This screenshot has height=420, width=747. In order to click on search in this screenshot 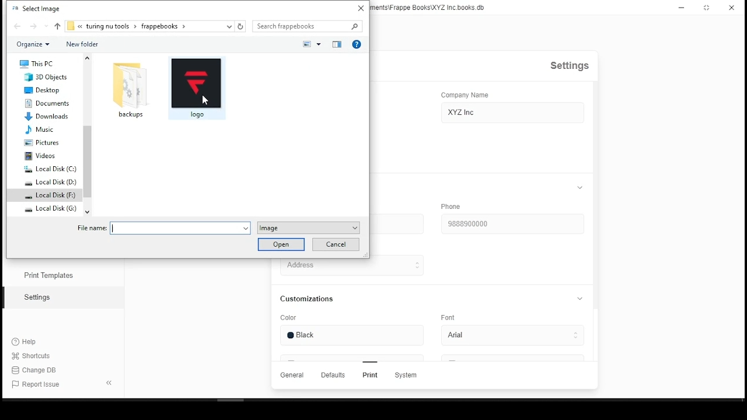, I will do `click(308, 27)`.